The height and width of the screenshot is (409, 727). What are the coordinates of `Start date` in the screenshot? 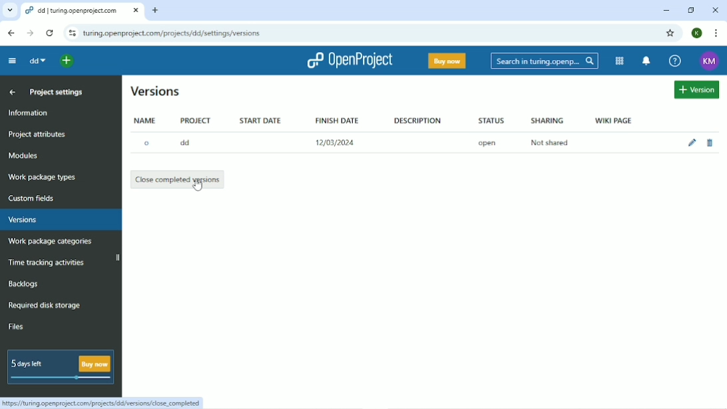 It's located at (261, 120).